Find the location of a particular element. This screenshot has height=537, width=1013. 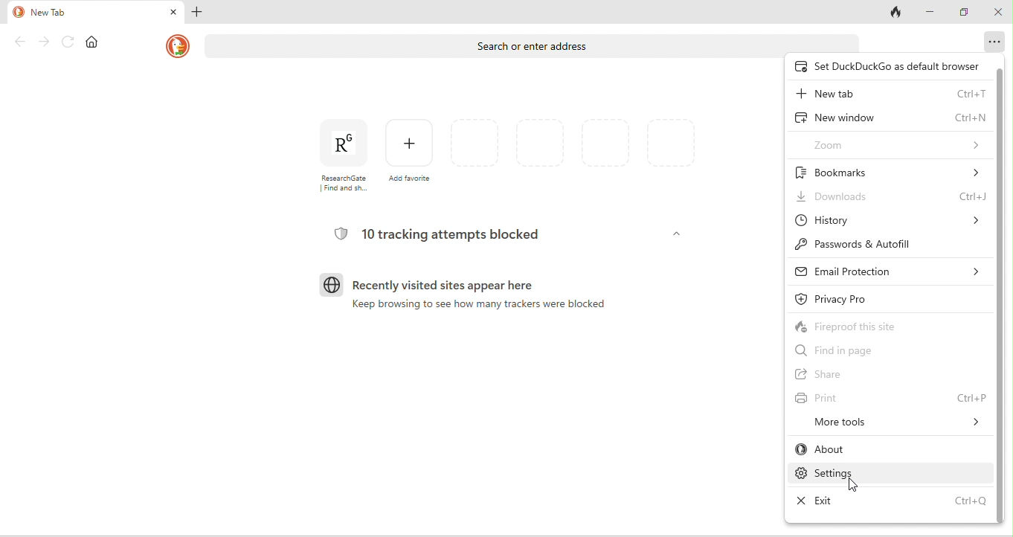

research gate [find and s is located at coordinates (346, 159).